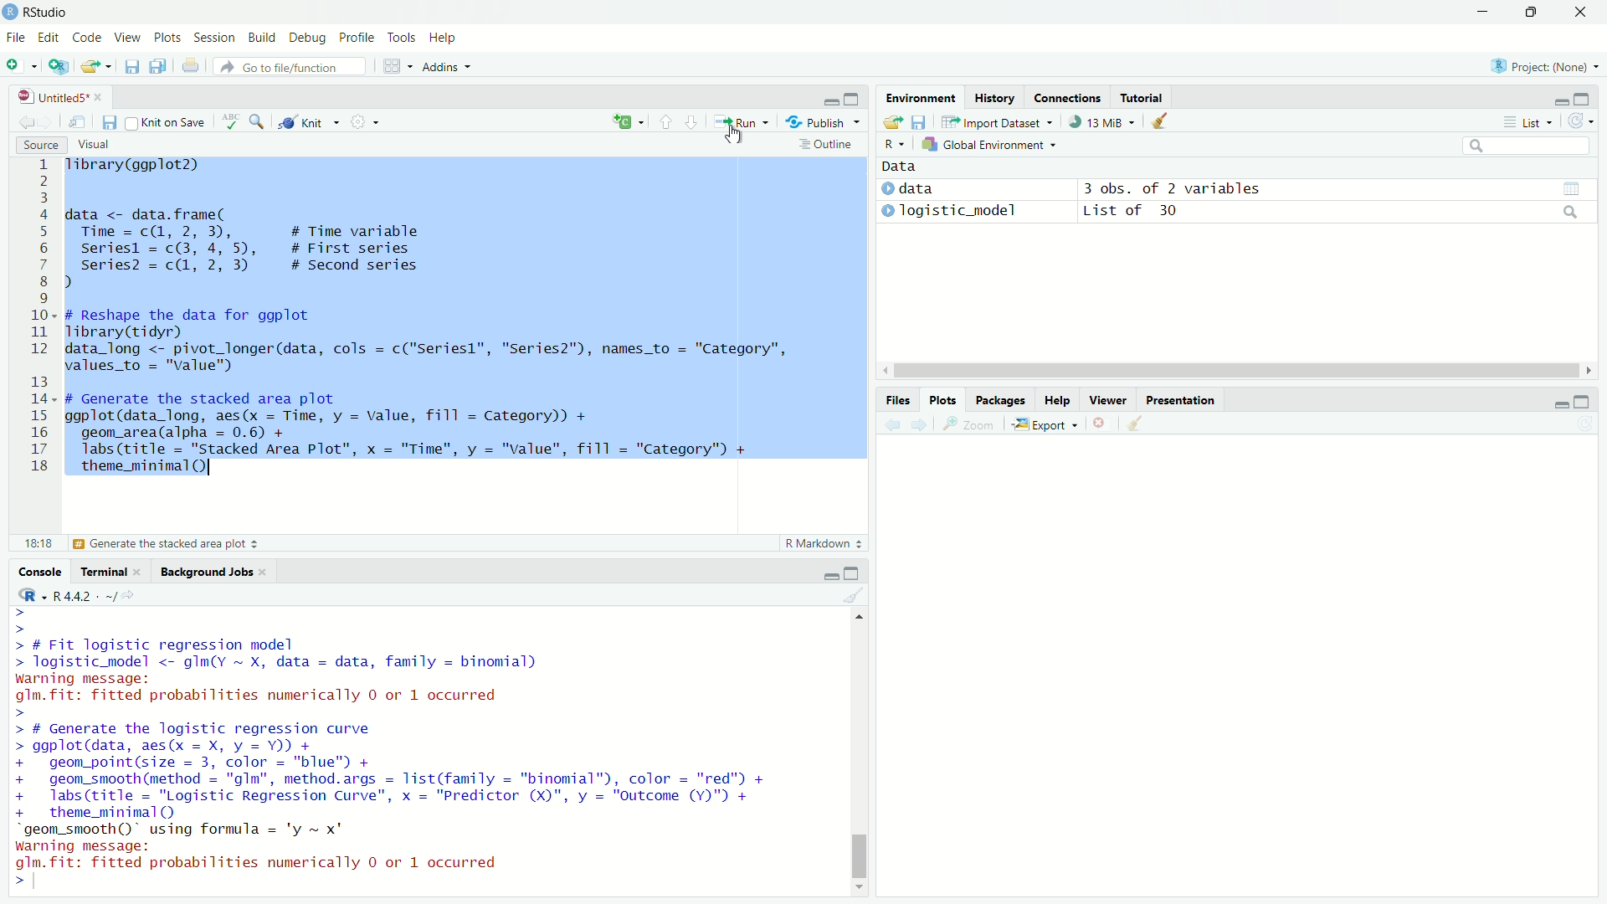  Describe the element at coordinates (1579, 122) in the screenshot. I see `refresh` at that location.